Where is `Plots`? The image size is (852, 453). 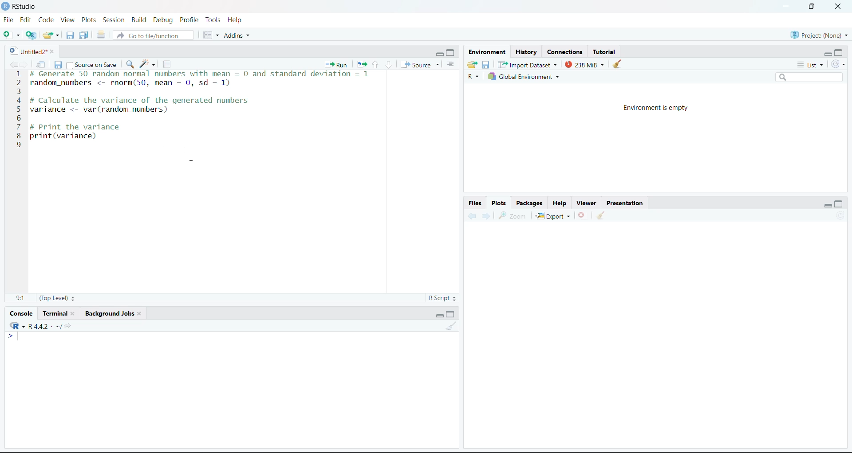 Plots is located at coordinates (89, 20).